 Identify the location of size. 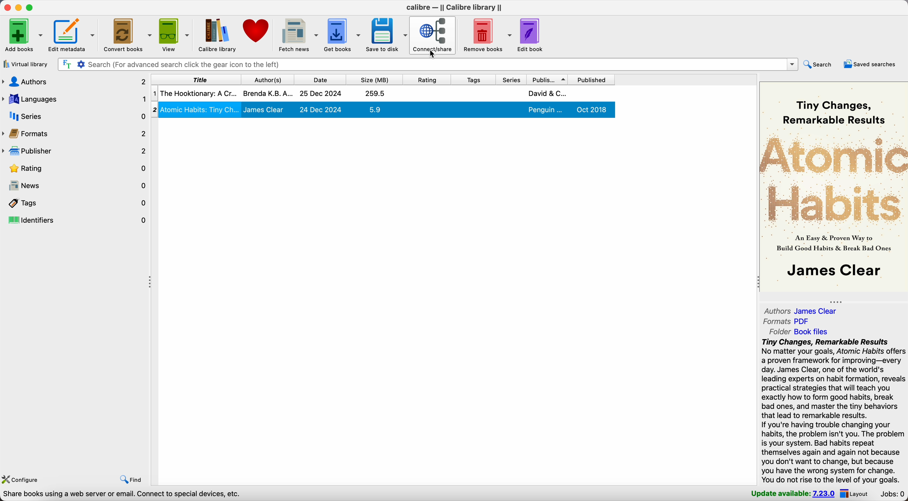
(374, 79).